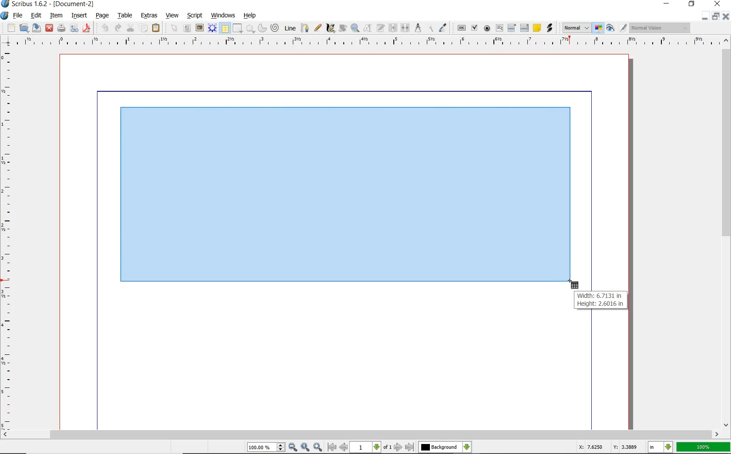  Describe the element at coordinates (318, 28) in the screenshot. I see `freehand line` at that location.